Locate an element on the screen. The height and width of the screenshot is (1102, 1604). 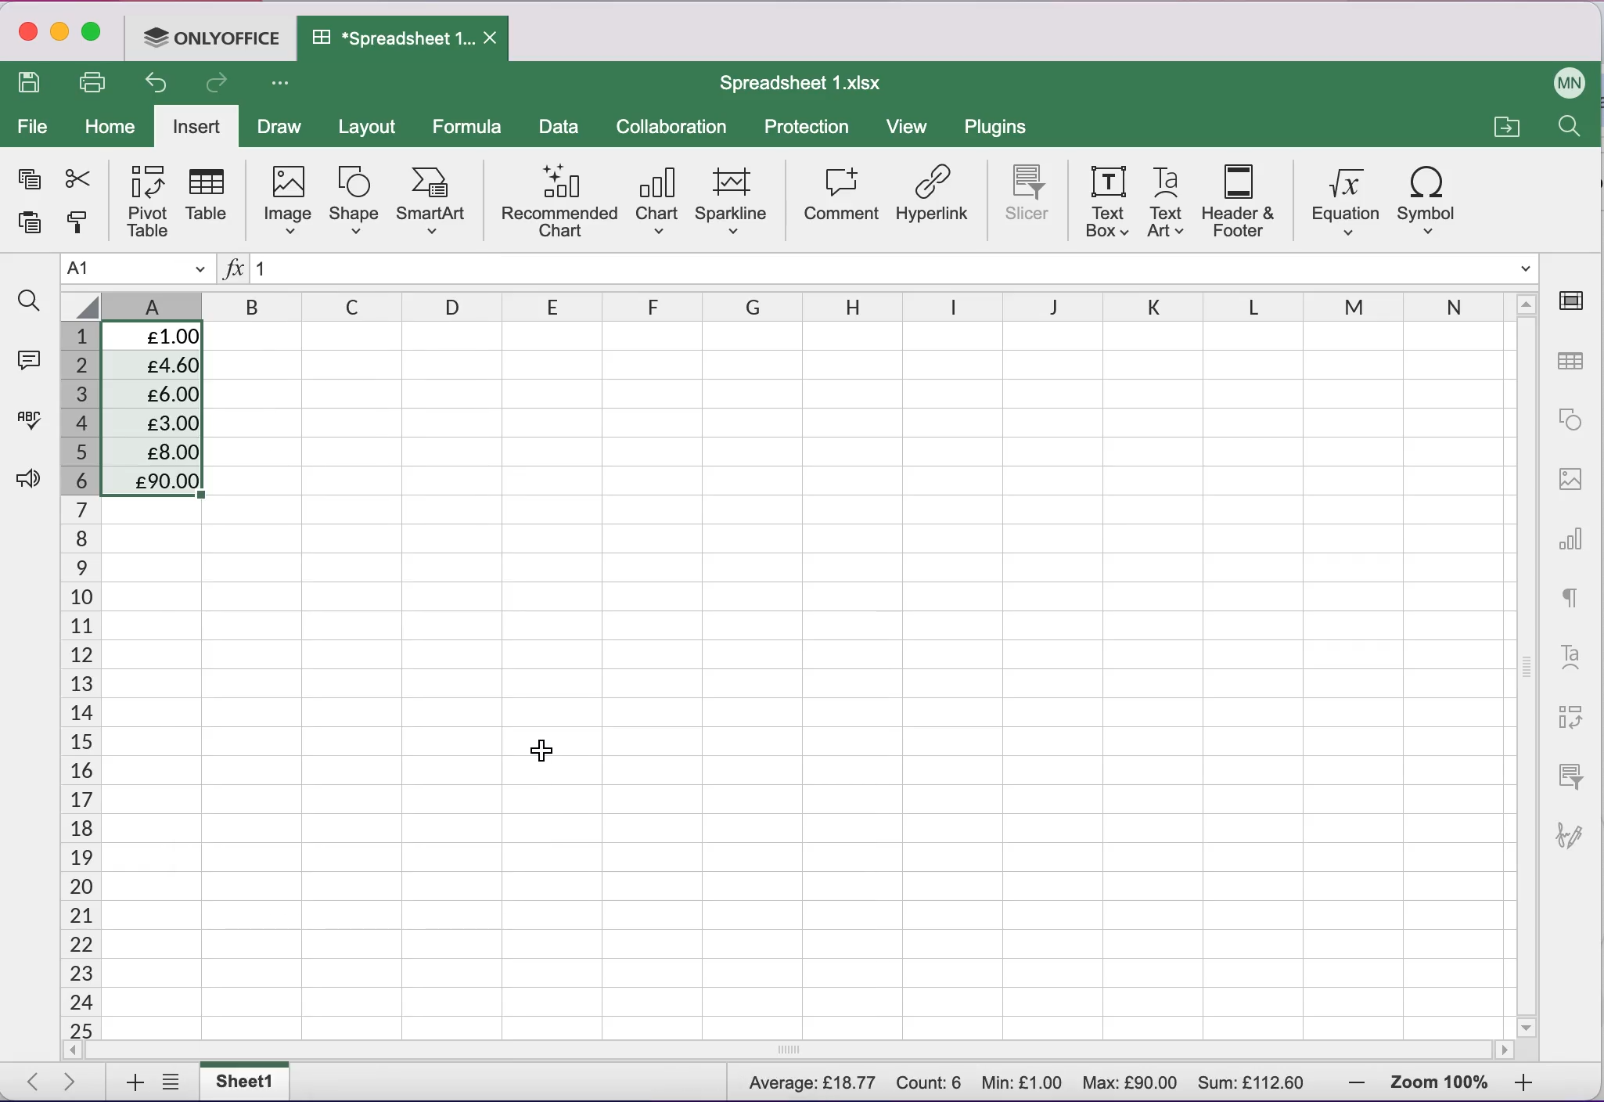
insert is located at coordinates (196, 125).